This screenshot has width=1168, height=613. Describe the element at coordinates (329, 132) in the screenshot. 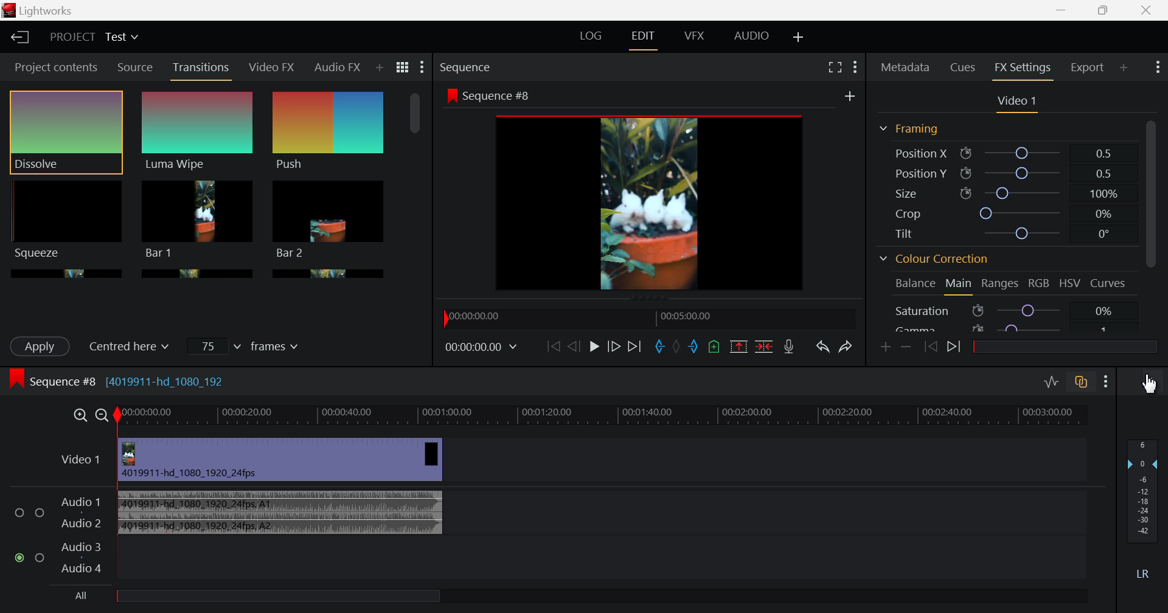

I see `Push` at that location.